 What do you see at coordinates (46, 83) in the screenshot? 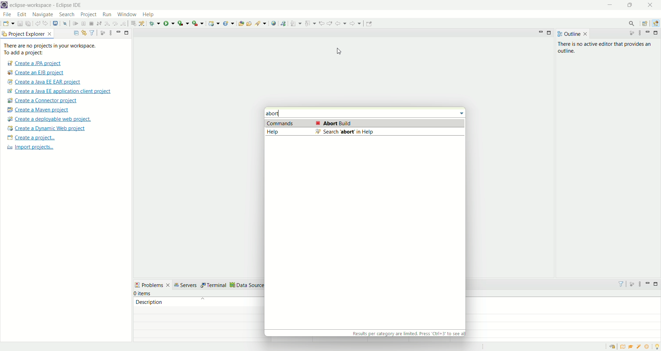
I see `create a Java EE EAR project` at bounding box center [46, 83].